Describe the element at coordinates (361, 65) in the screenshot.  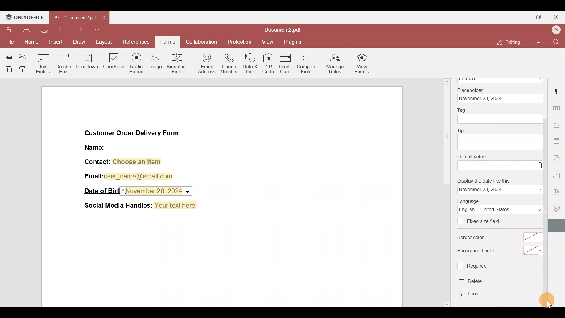
I see `View form` at that location.